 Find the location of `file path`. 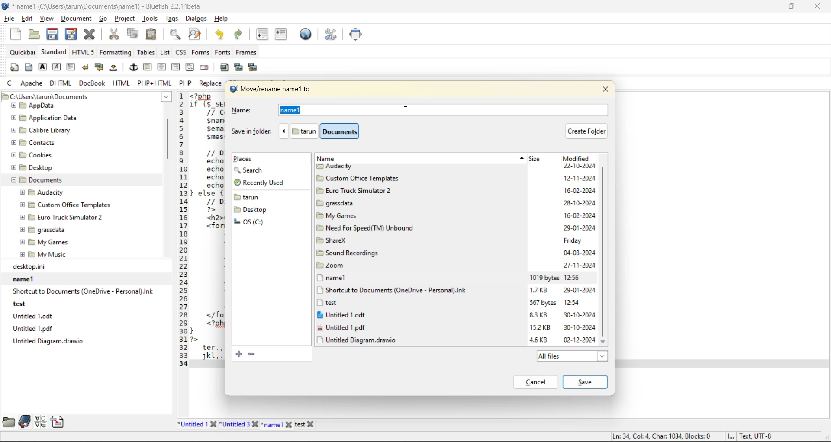

file path is located at coordinates (85, 97).